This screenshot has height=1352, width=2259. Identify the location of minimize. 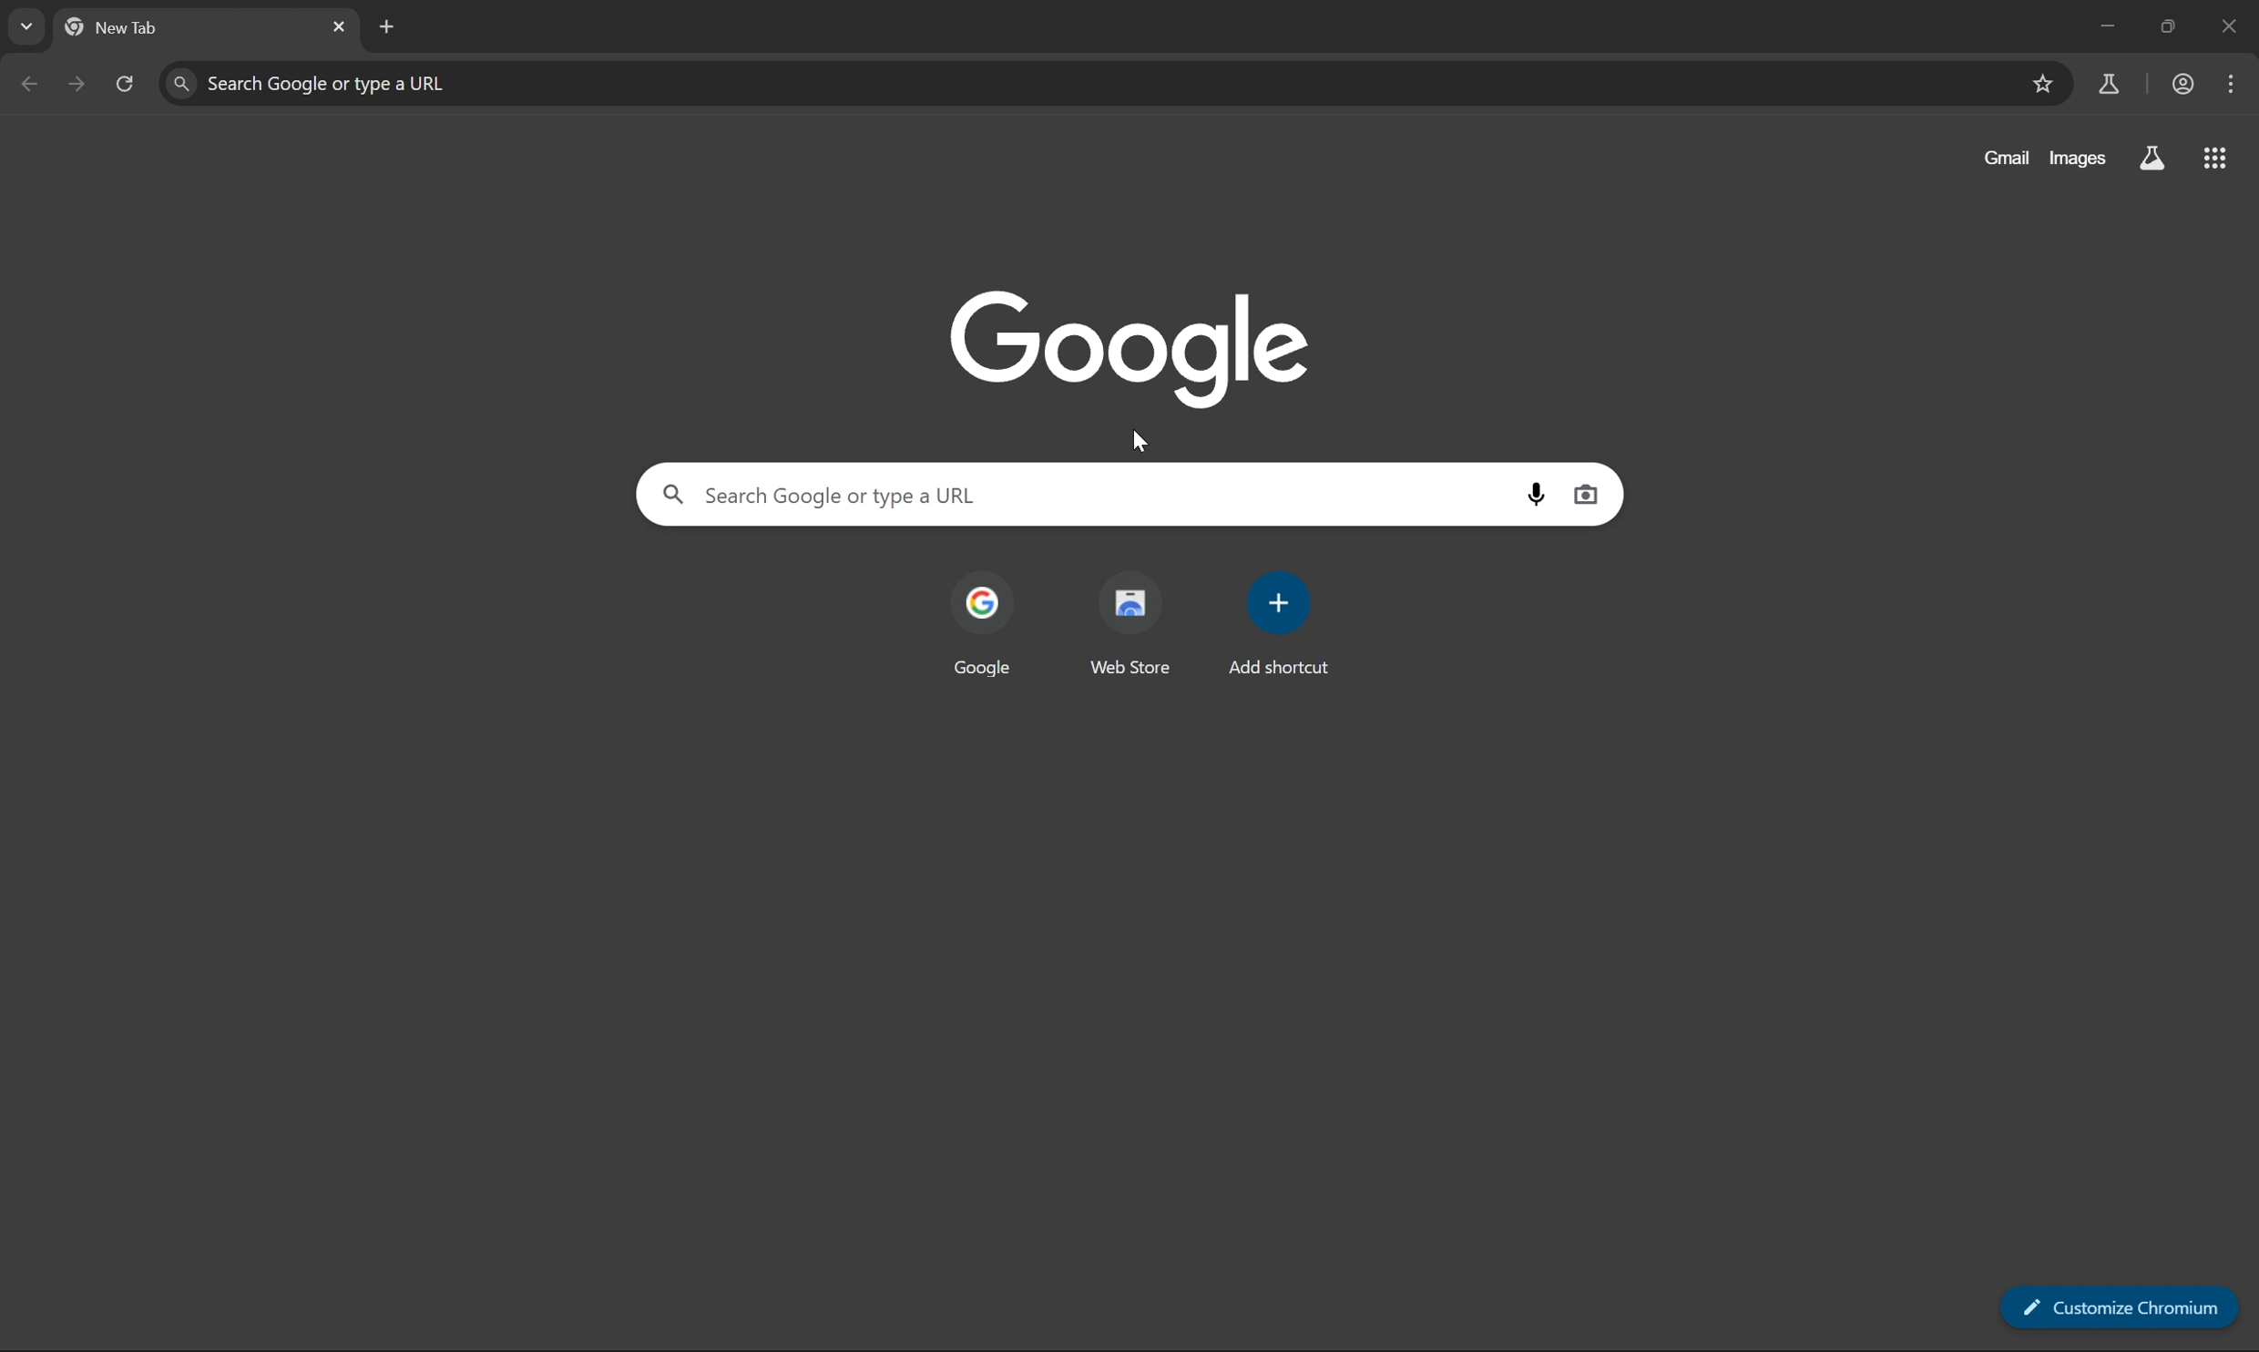
(2105, 26).